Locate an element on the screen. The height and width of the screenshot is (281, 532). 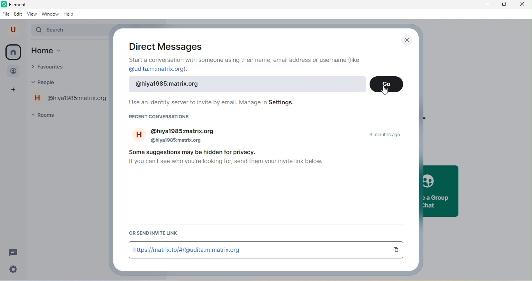
use an identity server to invite by email. manage in settings is located at coordinates (211, 104).